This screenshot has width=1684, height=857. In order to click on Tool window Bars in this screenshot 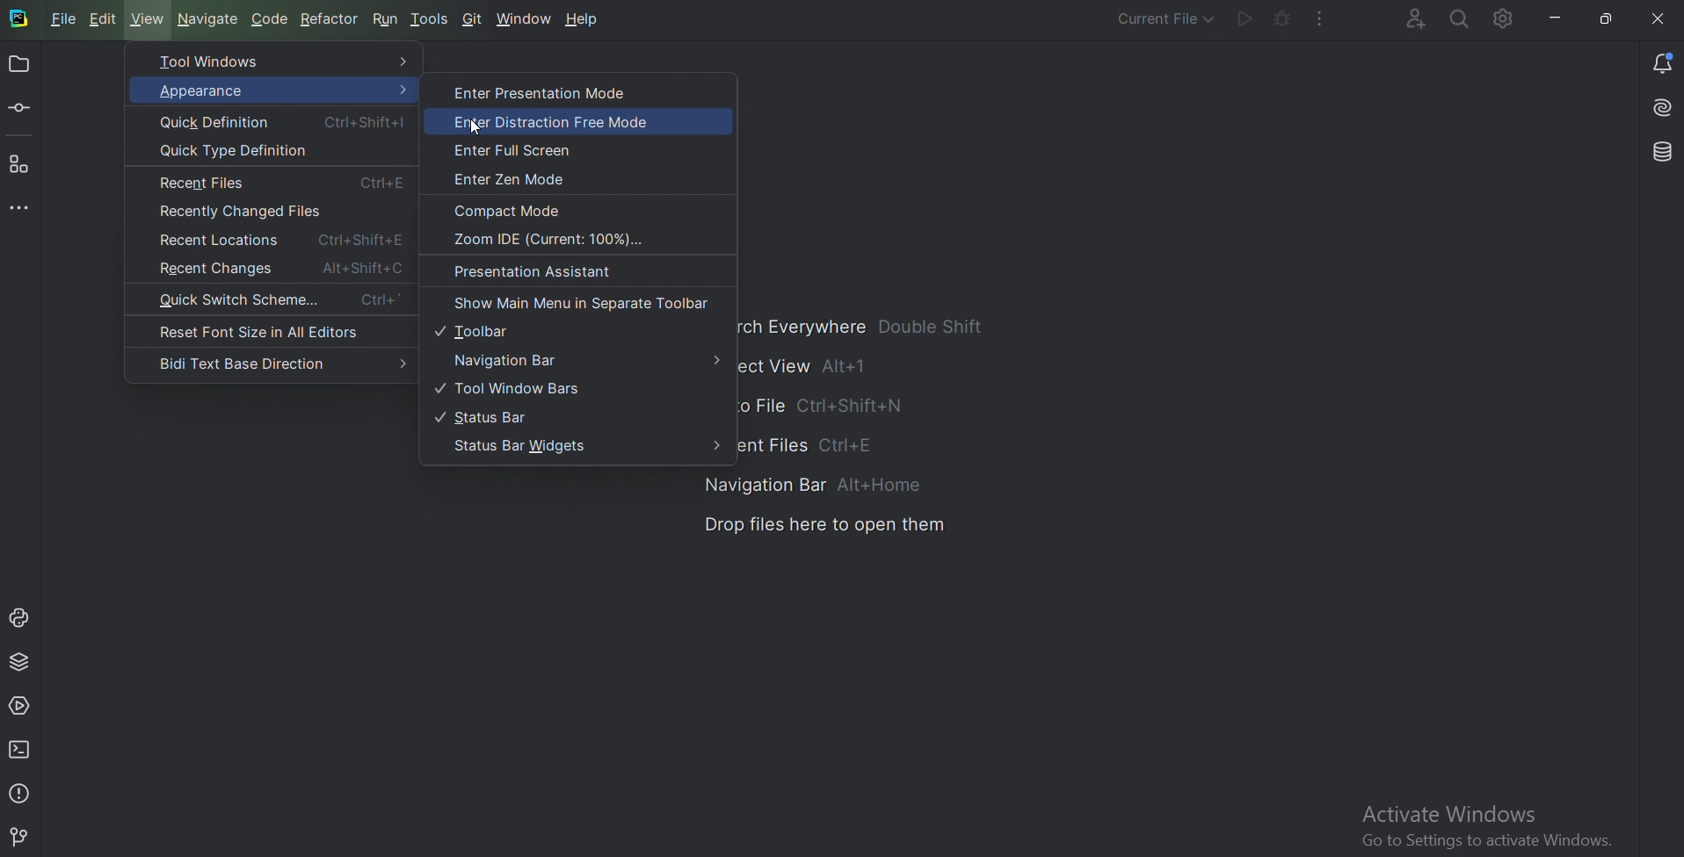, I will do `click(519, 387)`.